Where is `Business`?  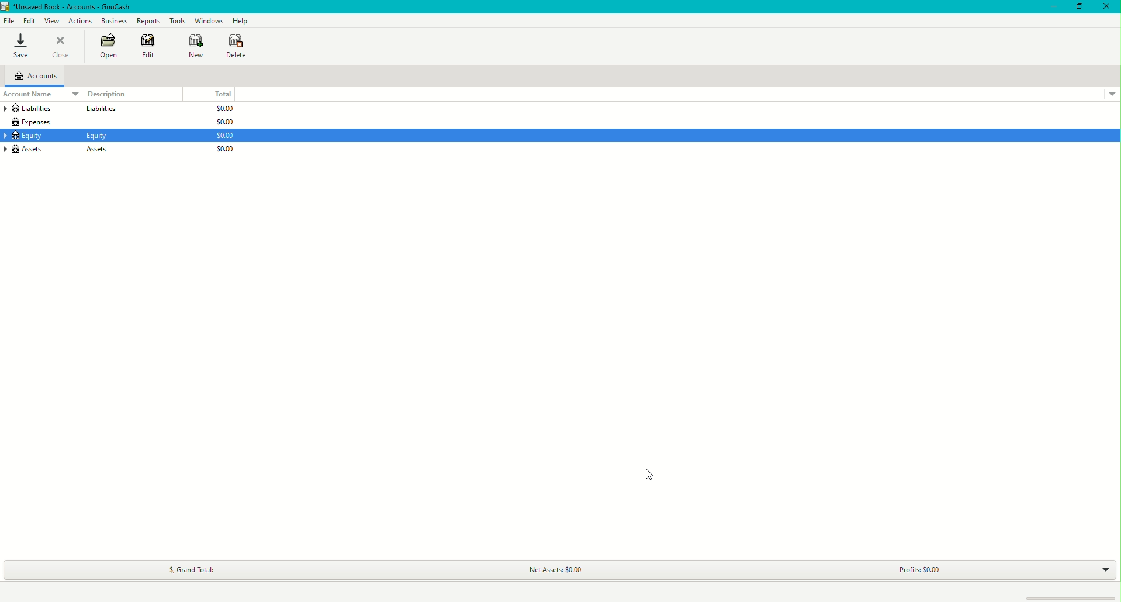
Business is located at coordinates (113, 19).